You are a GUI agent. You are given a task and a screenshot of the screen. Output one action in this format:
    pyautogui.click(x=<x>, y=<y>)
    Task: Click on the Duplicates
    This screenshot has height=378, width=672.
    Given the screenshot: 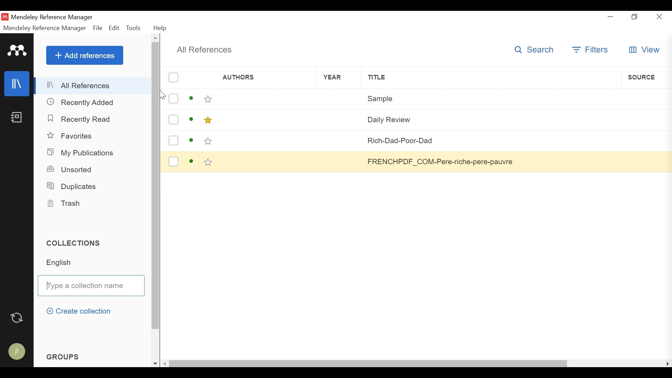 What is the action you would take?
    pyautogui.click(x=71, y=186)
    